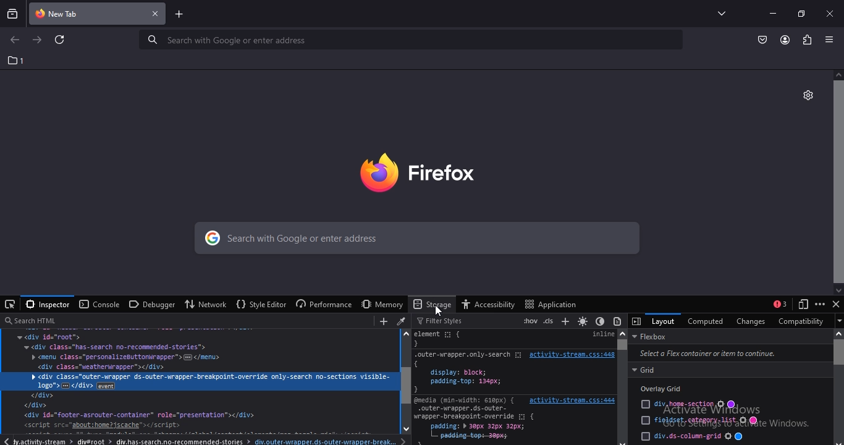 The width and height of the screenshot is (844, 445). Describe the element at coordinates (549, 320) in the screenshot. I see `toggle classes` at that location.